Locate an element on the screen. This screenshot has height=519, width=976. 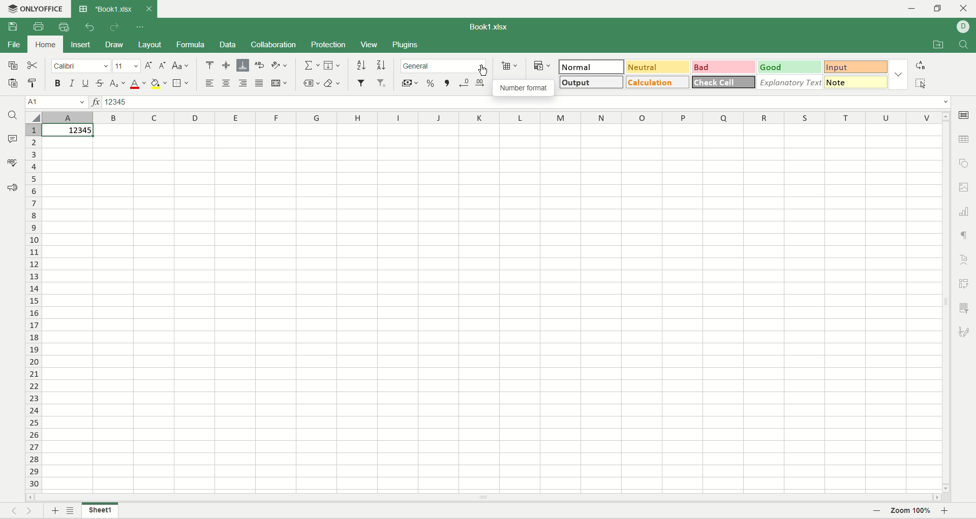
row number is located at coordinates (33, 307).